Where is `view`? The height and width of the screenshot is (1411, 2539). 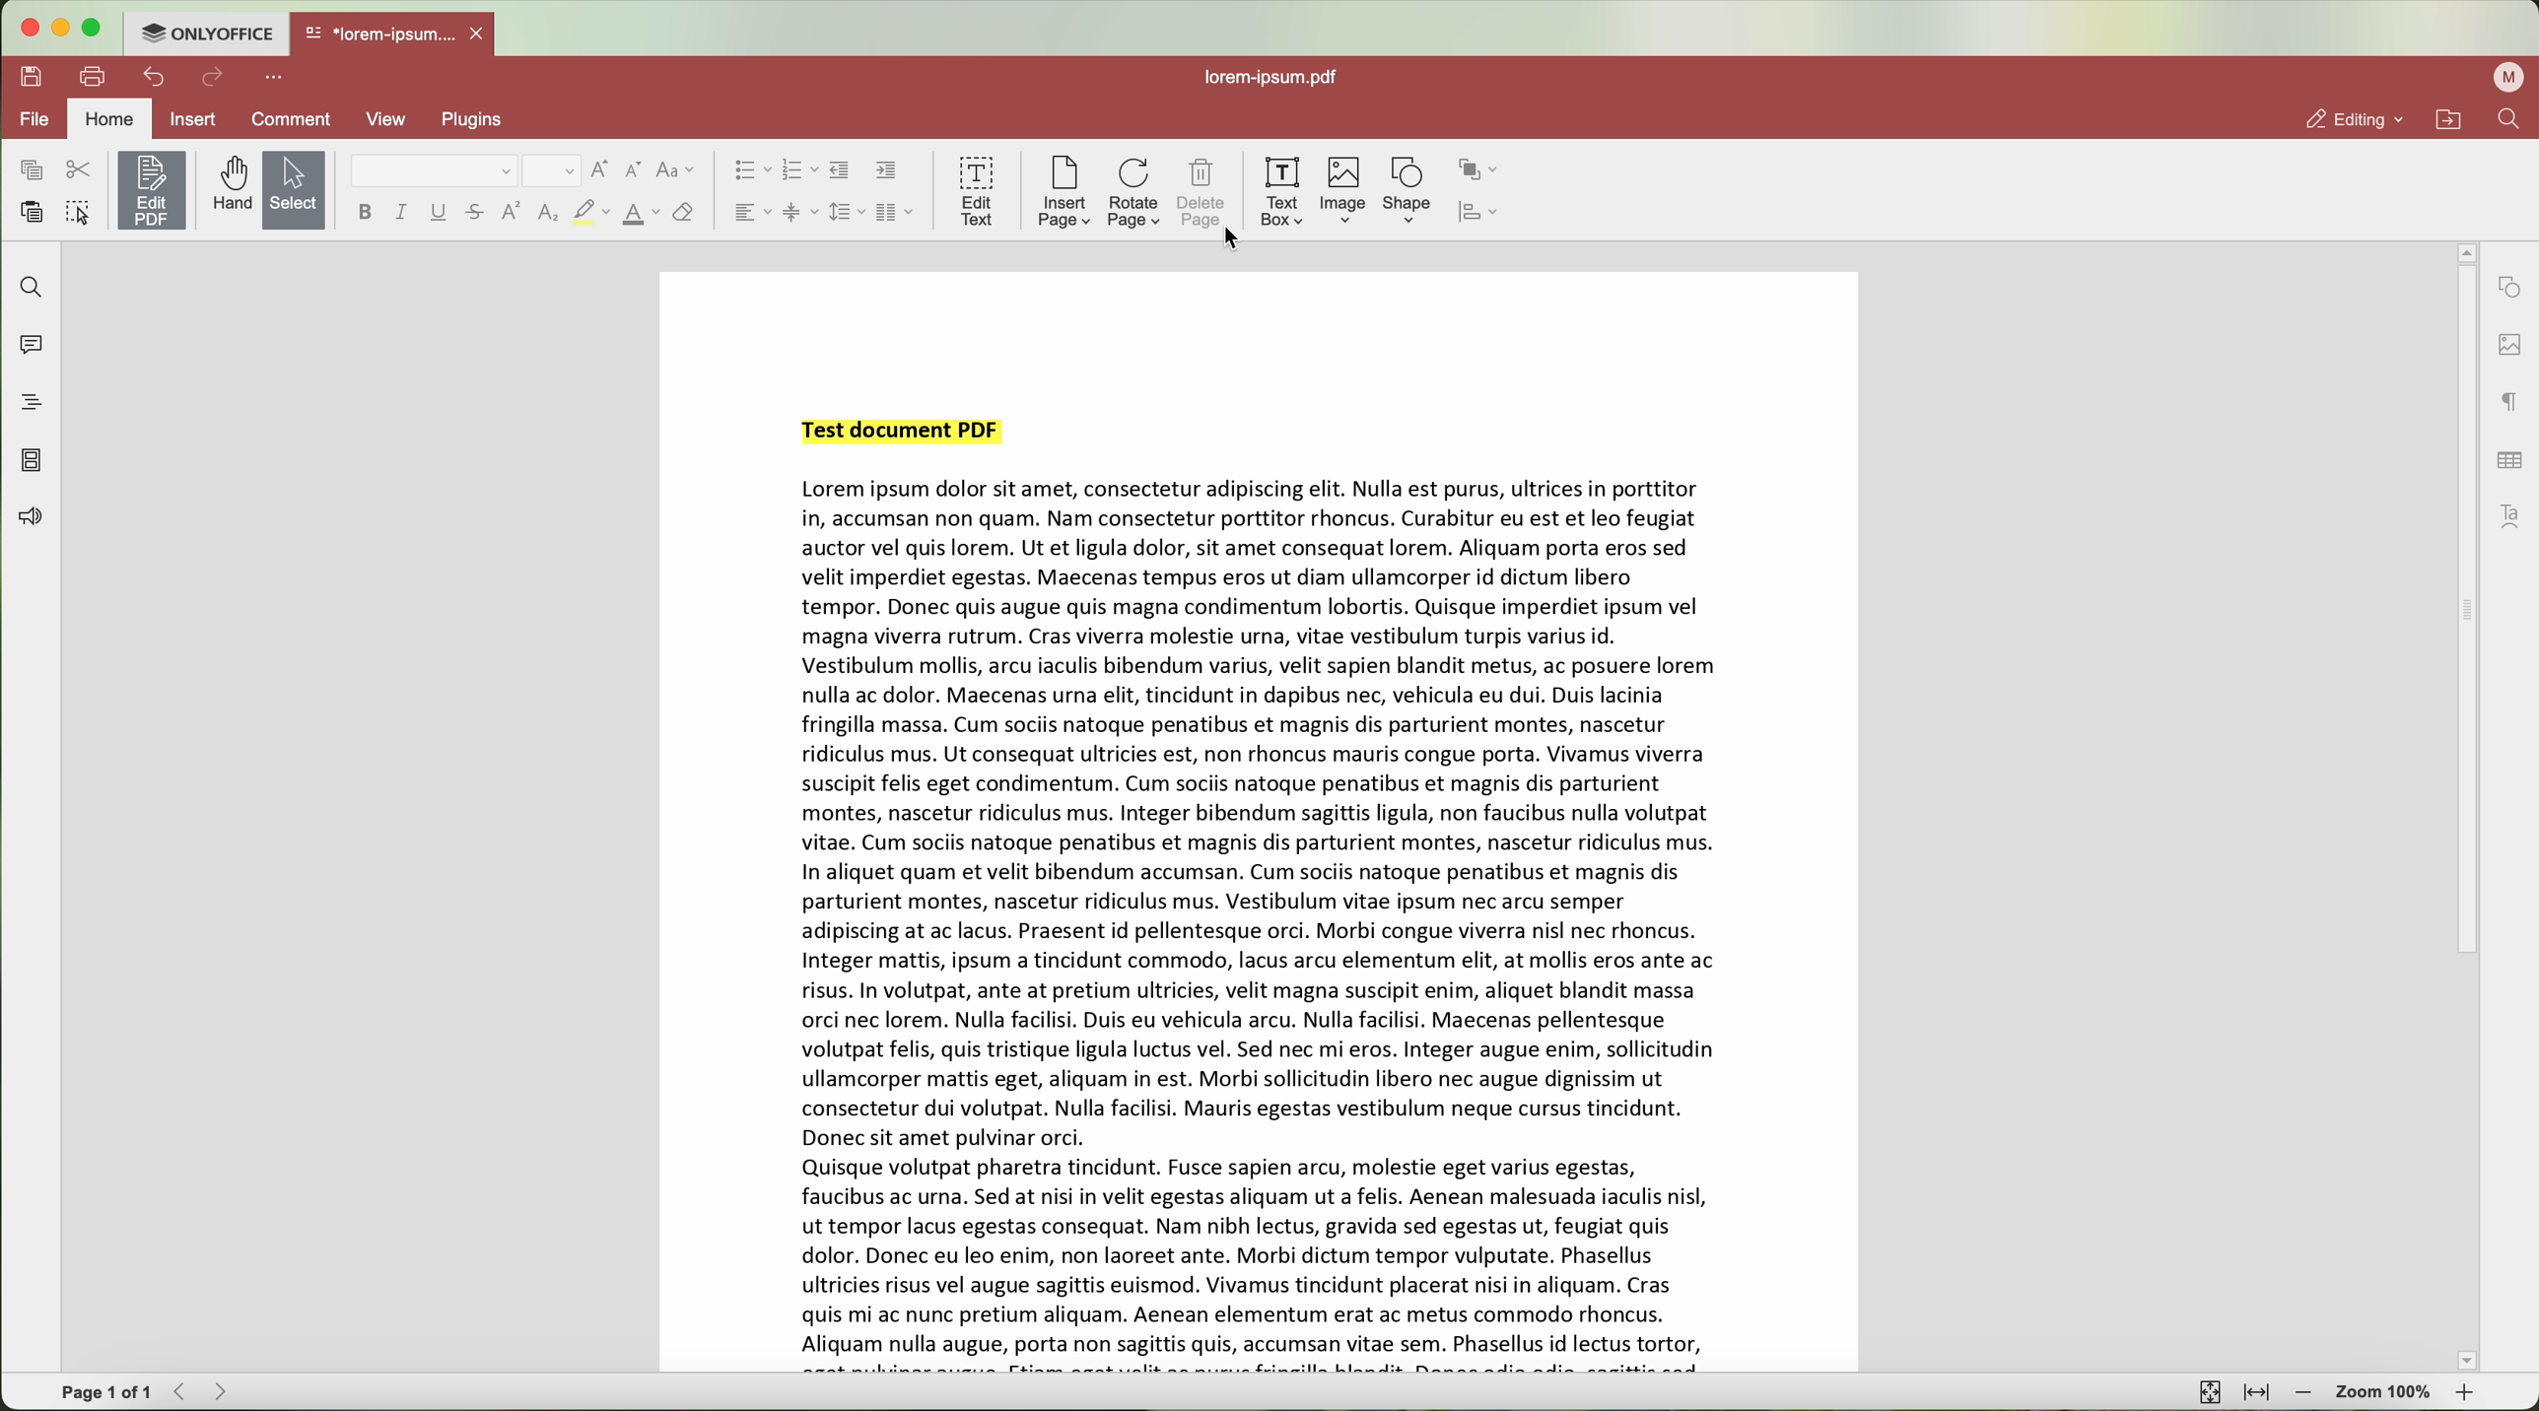 view is located at coordinates (396, 119).